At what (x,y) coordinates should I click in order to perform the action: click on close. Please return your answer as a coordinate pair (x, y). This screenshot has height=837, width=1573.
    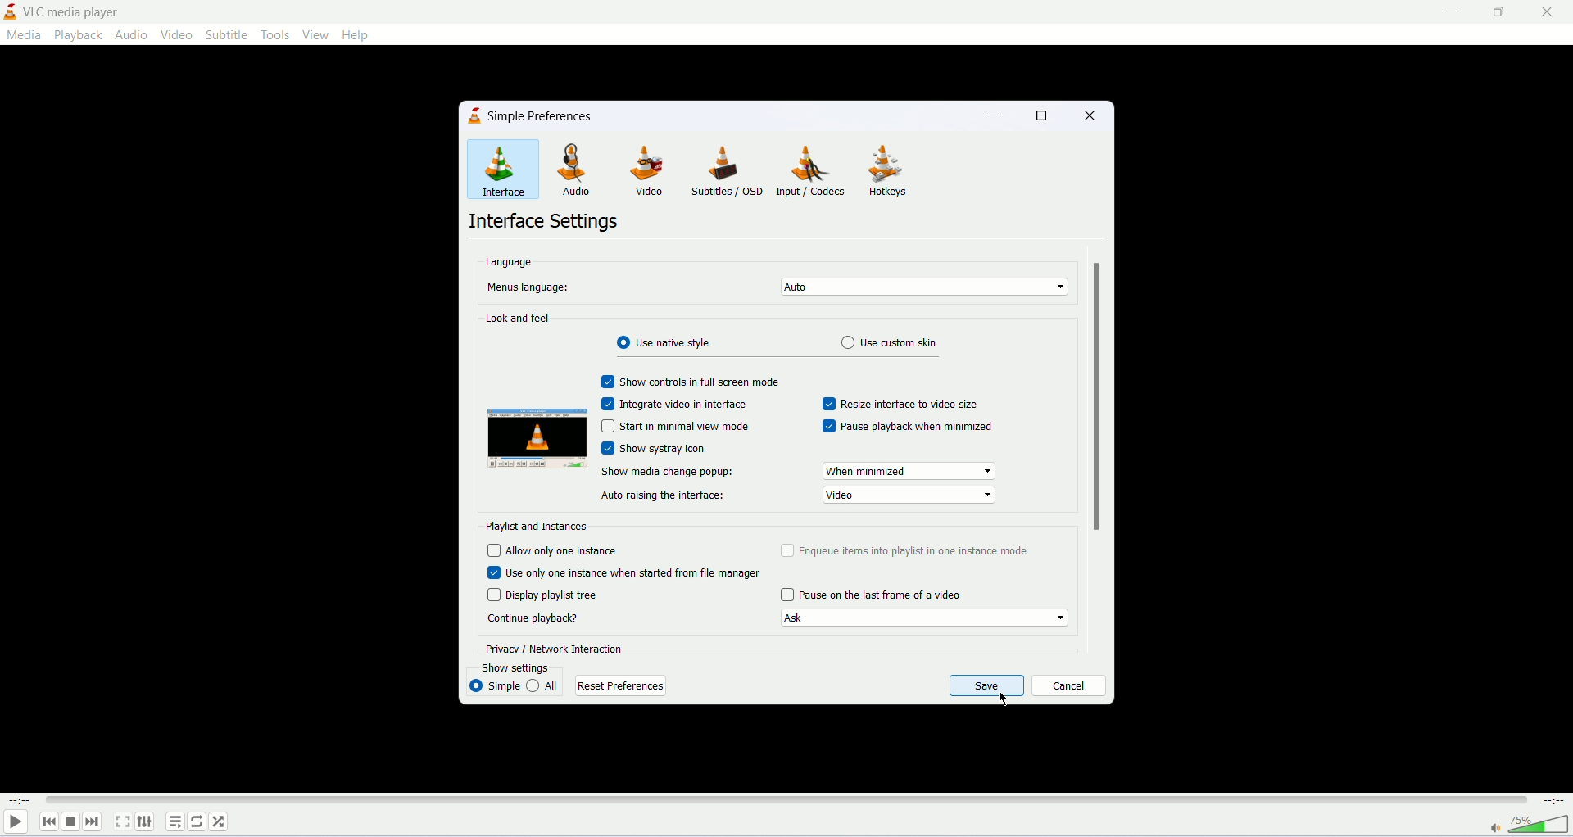
    Looking at the image, I should click on (1092, 116).